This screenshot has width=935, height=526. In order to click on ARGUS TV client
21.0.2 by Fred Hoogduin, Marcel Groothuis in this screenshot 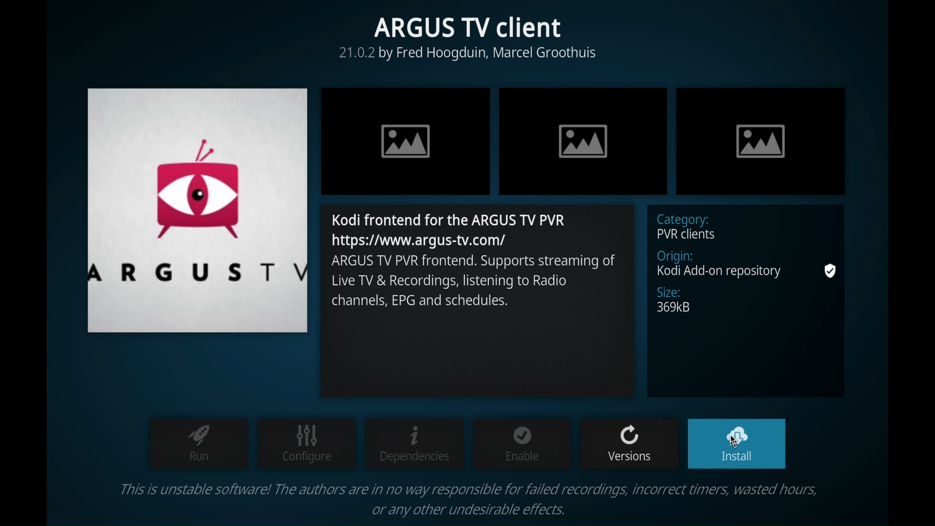, I will do `click(463, 40)`.